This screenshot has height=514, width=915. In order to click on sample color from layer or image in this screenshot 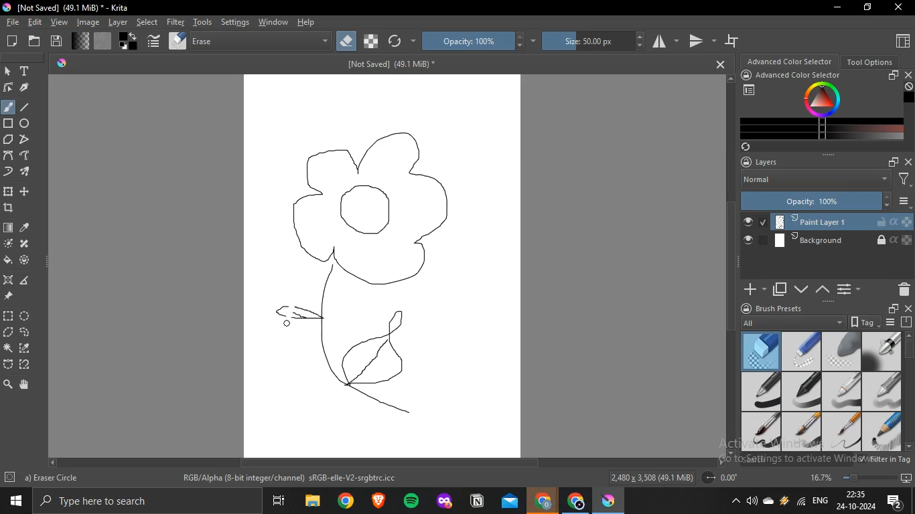, I will do `click(25, 228)`.